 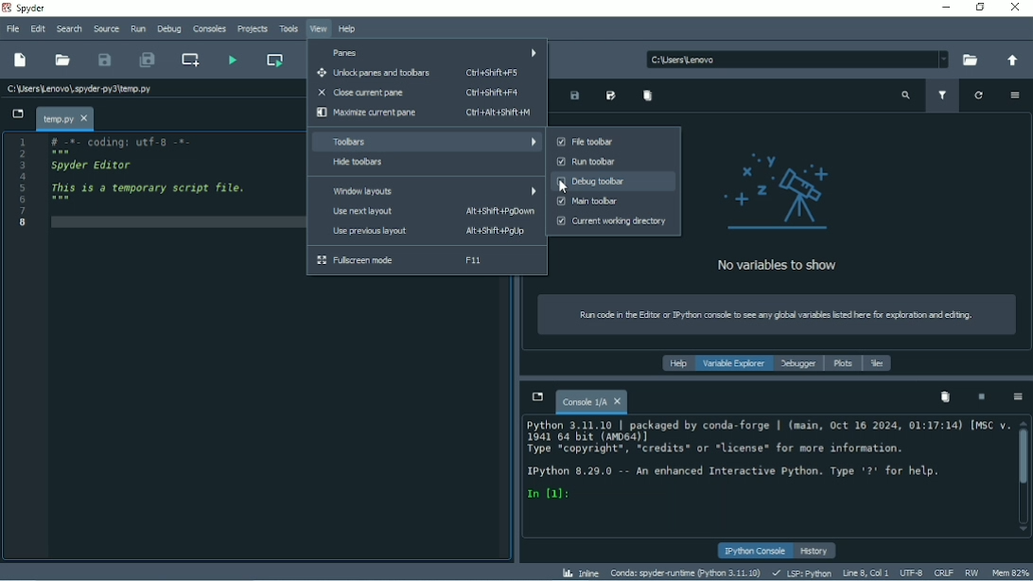 What do you see at coordinates (427, 211) in the screenshot?
I see `Use next layout` at bounding box center [427, 211].